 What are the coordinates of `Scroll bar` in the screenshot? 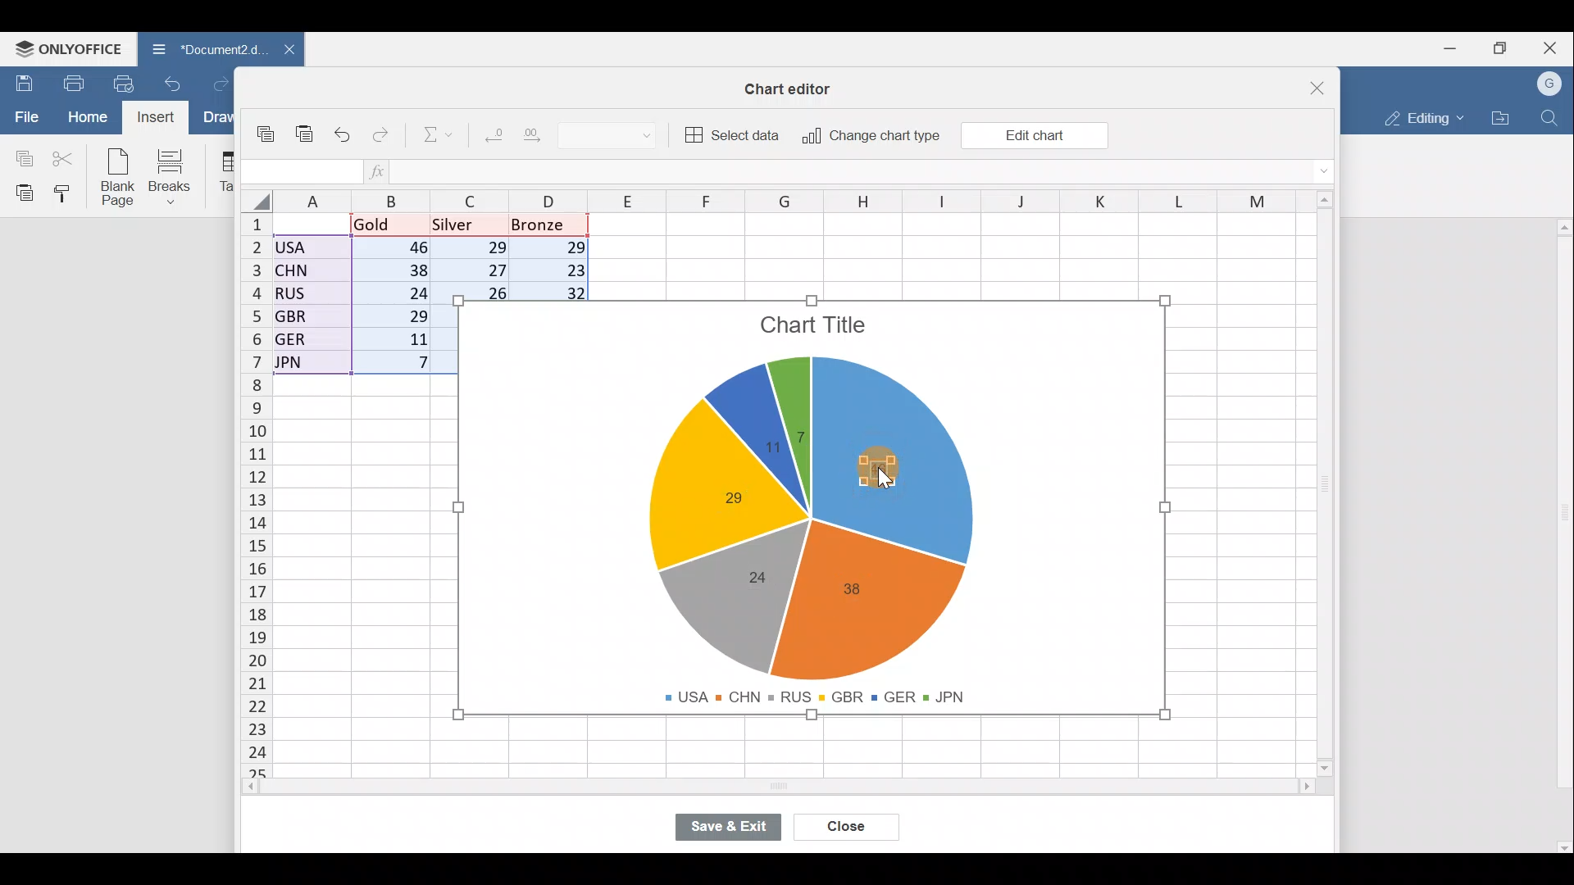 It's located at (1559, 529).